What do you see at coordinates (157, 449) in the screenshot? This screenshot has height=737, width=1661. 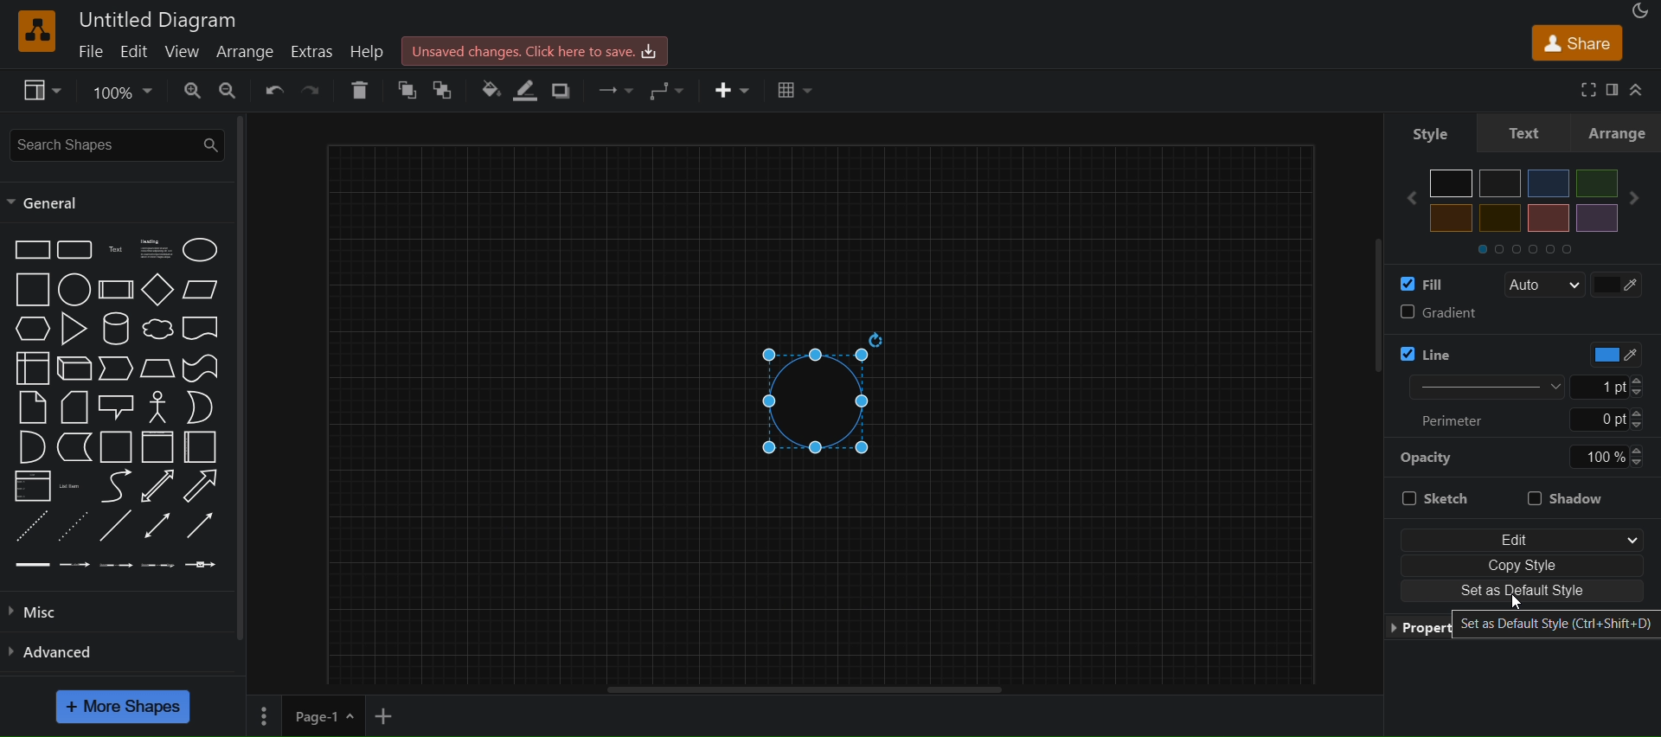 I see `vertical container` at bounding box center [157, 449].